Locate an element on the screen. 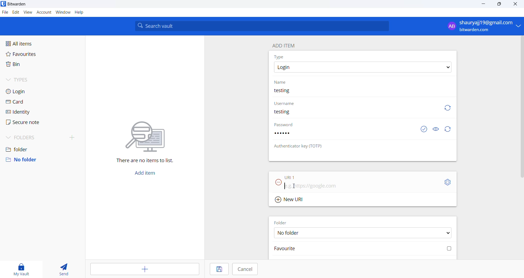 This screenshot has height=278, width=524. remove URL is located at coordinates (279, 183).